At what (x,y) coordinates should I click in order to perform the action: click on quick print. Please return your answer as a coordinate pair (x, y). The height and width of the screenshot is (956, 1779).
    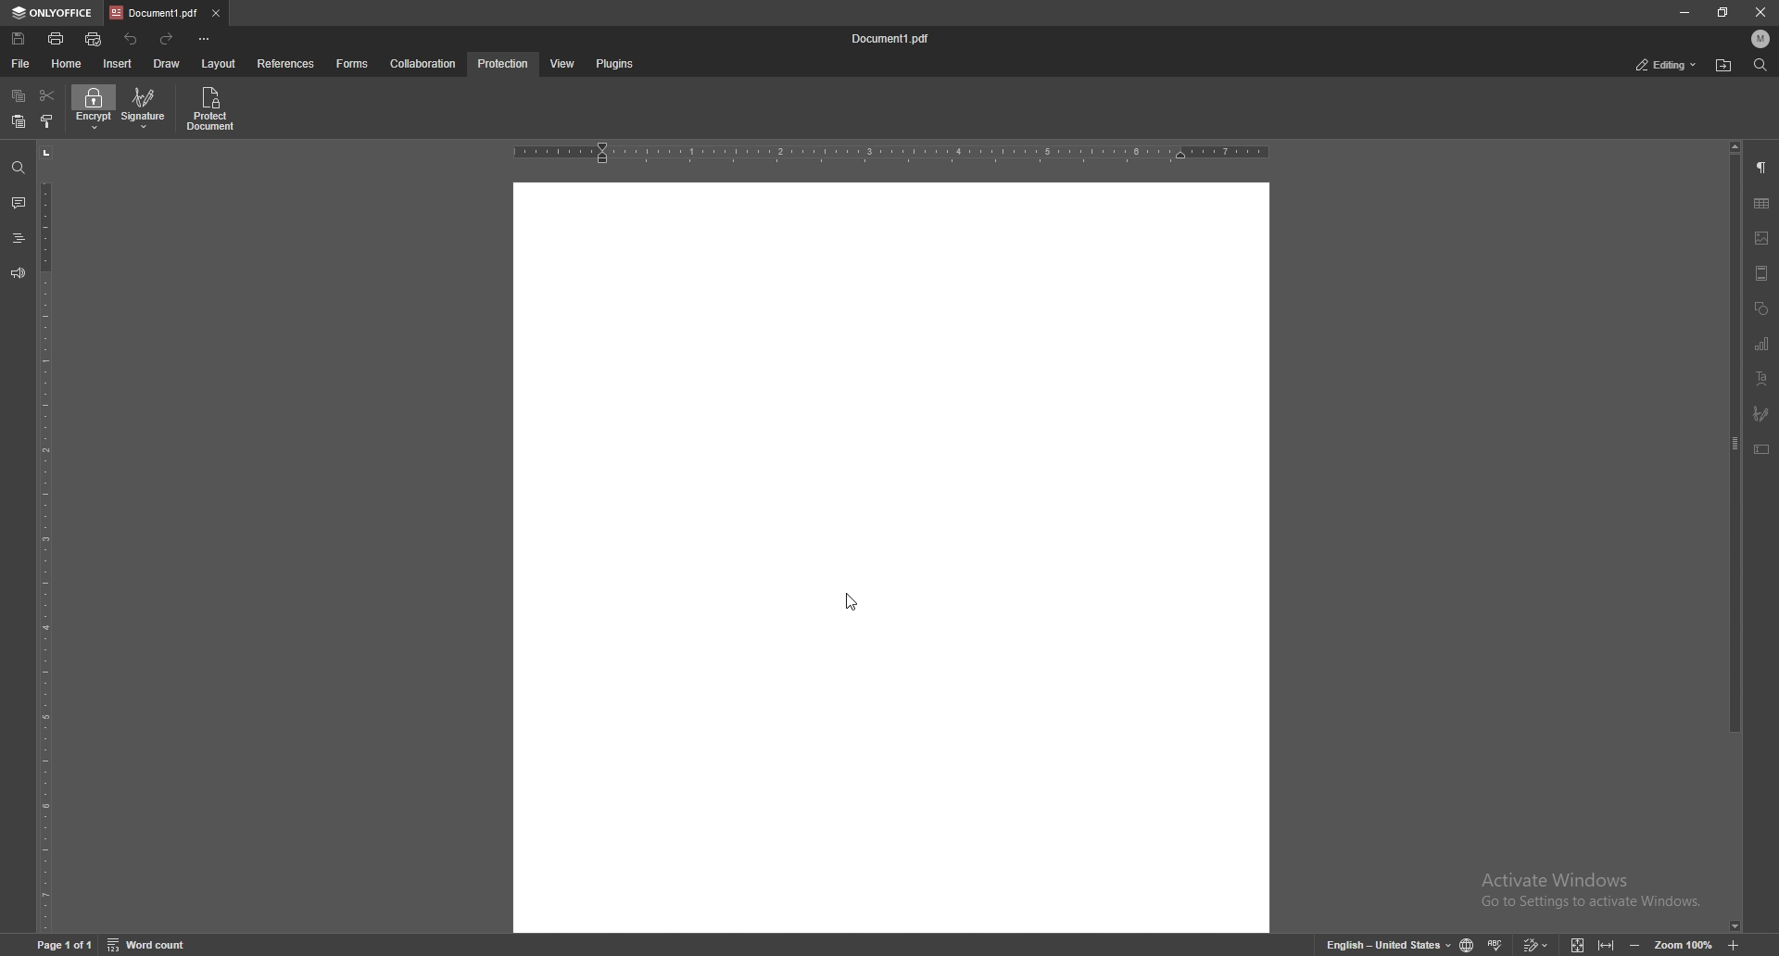
    Looking at the image, I should click on (95, 39).